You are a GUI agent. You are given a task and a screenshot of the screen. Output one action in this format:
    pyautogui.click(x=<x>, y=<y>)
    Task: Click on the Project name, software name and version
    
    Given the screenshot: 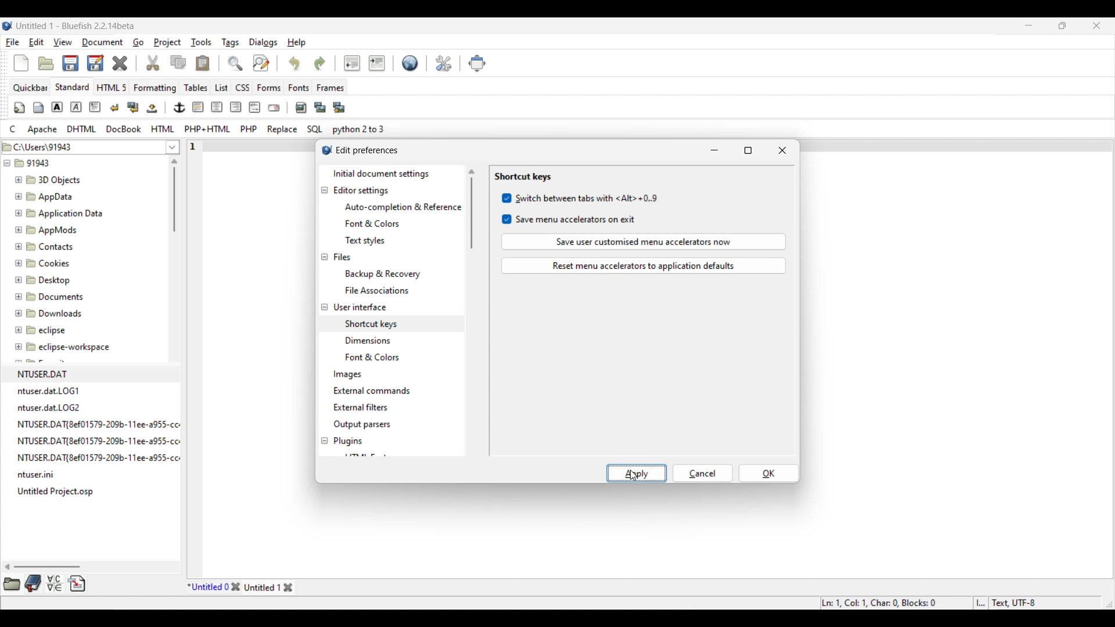 What is the action you would take?
    pyautogui.click(x=76, y=26)
    